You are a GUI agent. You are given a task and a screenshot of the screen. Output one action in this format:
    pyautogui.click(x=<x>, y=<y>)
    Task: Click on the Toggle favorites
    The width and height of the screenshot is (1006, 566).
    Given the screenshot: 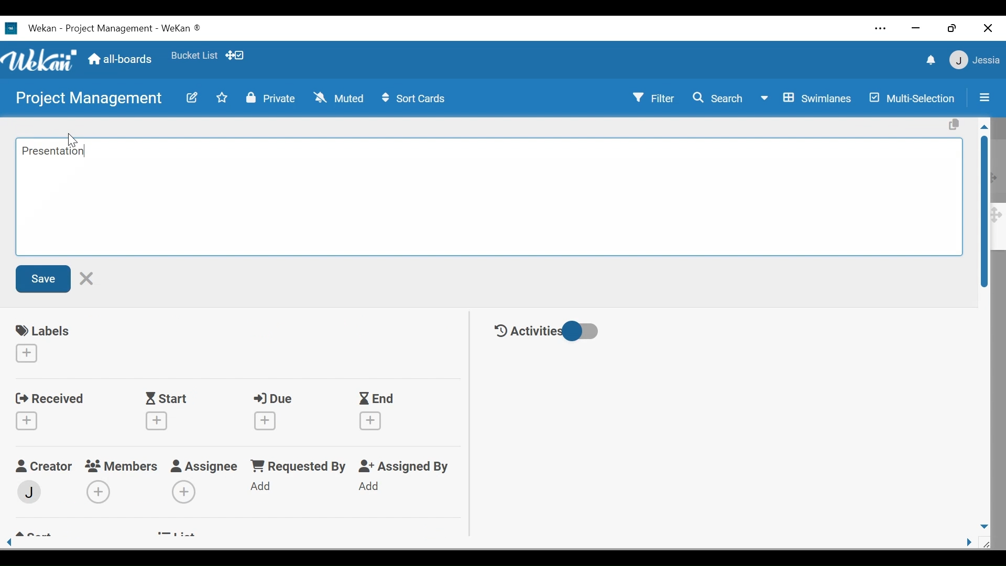 What is the action you would take?
    pyautogui.click(x=193, y=56)
    